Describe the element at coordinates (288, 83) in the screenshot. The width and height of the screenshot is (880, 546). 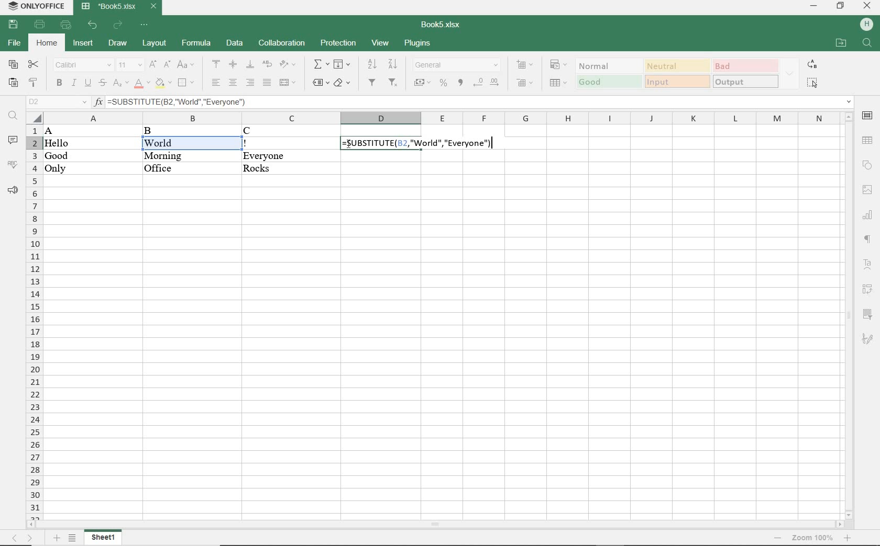
I see `merge and center` at that location.